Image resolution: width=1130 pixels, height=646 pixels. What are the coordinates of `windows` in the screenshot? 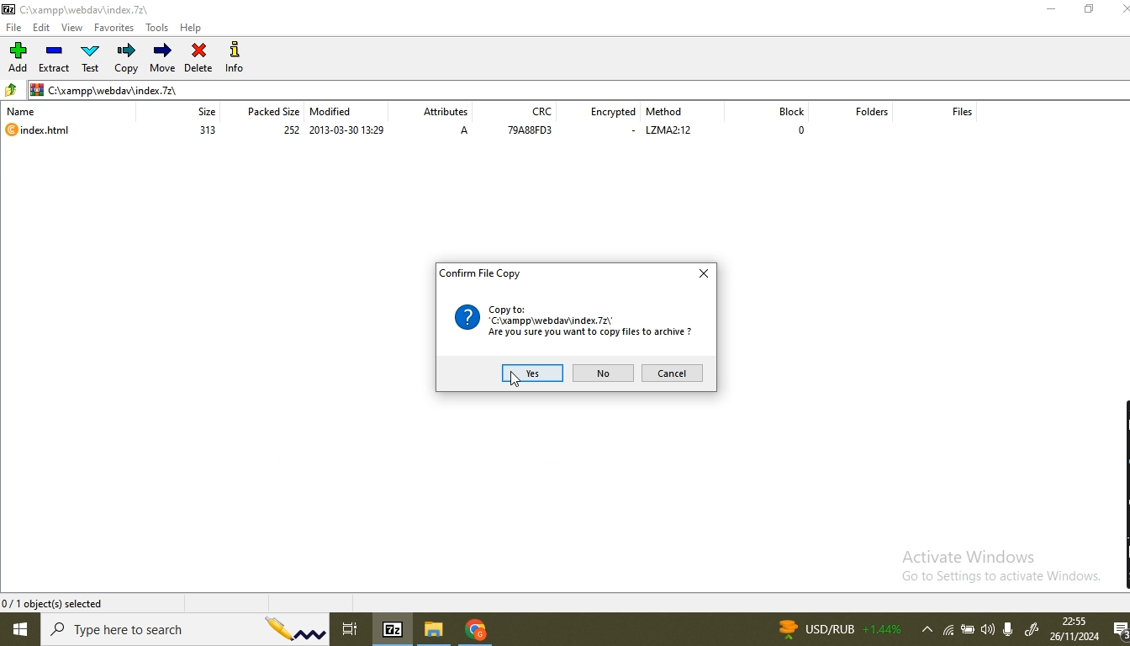 It's located at (21, 631).